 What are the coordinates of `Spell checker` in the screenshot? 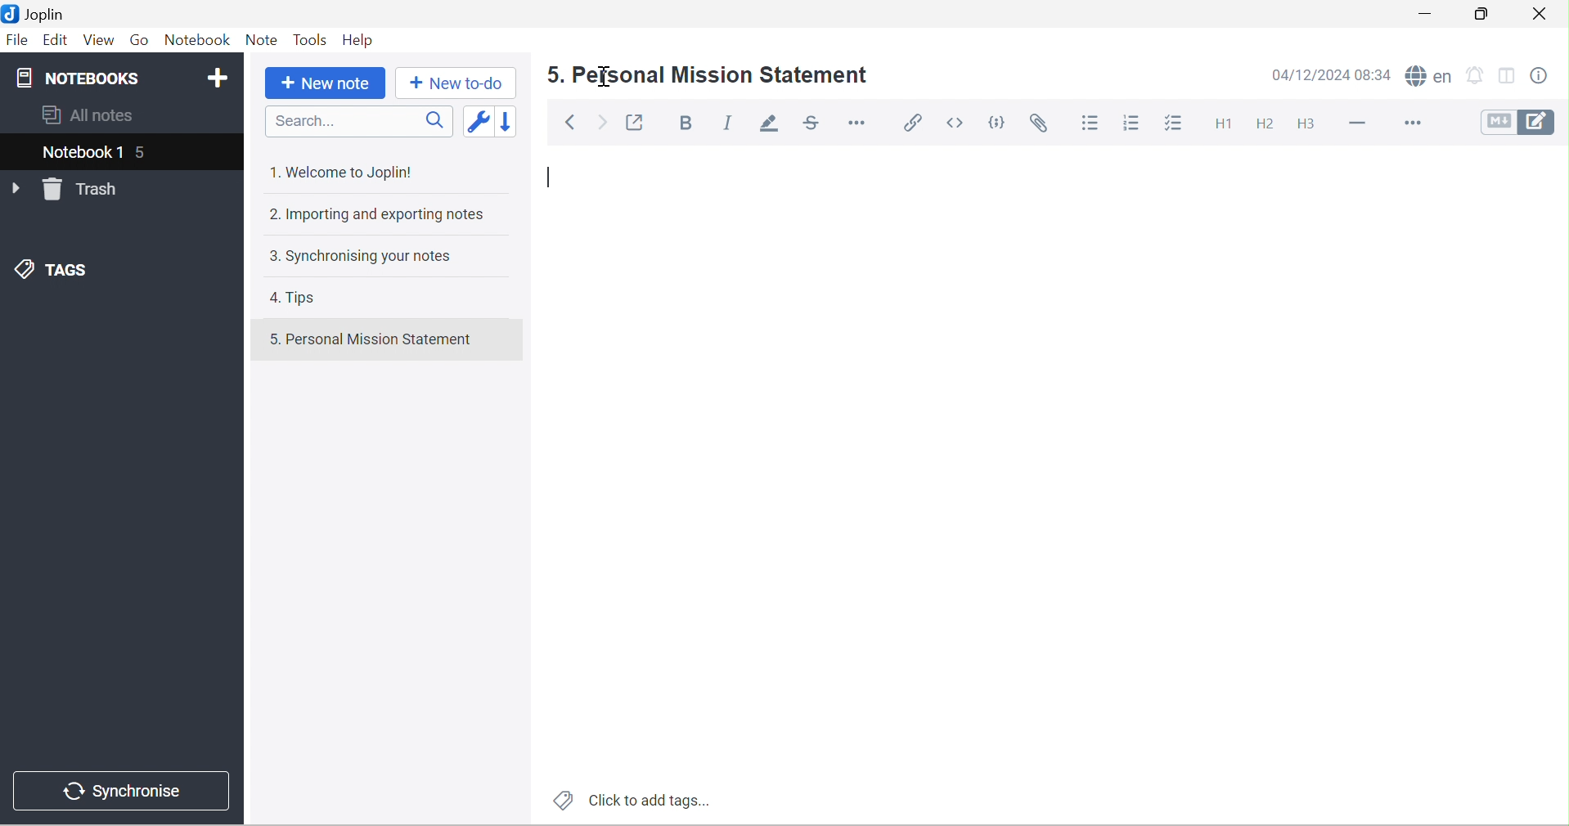 It's located at (1427, 75).